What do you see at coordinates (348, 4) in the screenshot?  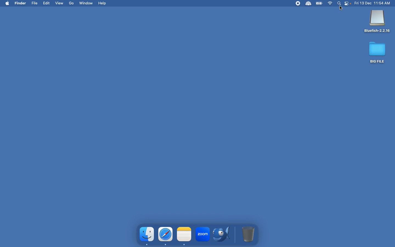 I see `Notification` at bounding box center [348, 4].